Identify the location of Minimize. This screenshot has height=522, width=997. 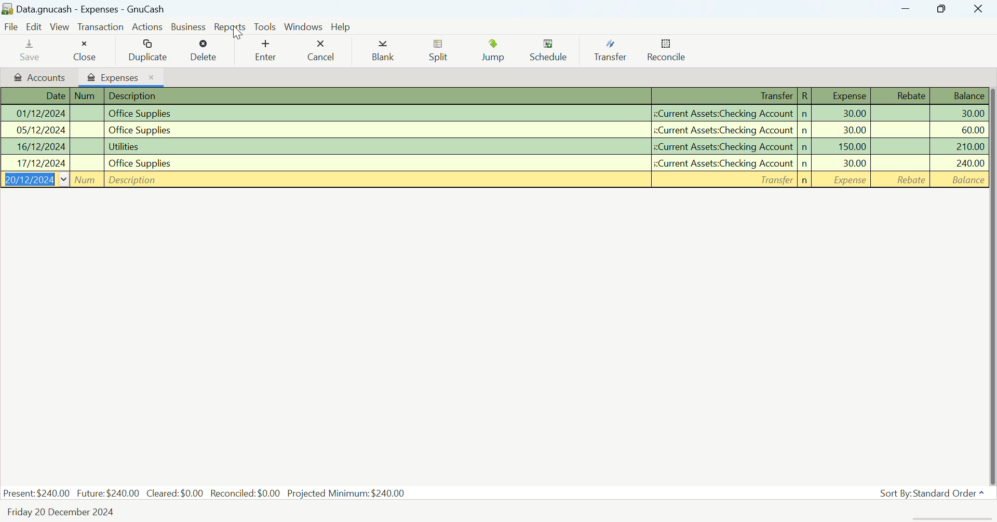
(941, 8).